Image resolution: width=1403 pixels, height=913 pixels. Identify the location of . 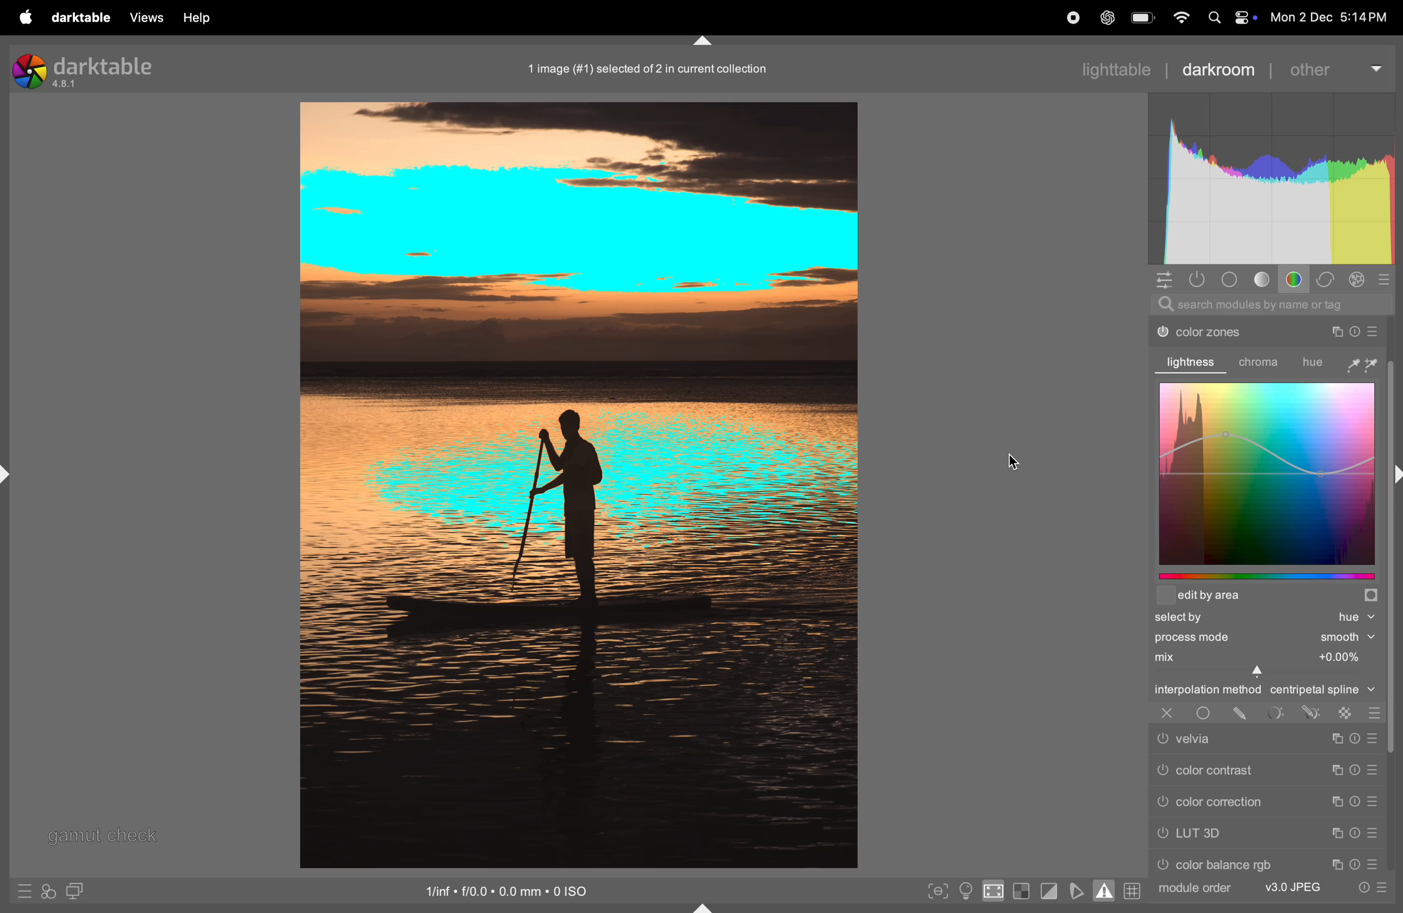
(1201, 711).